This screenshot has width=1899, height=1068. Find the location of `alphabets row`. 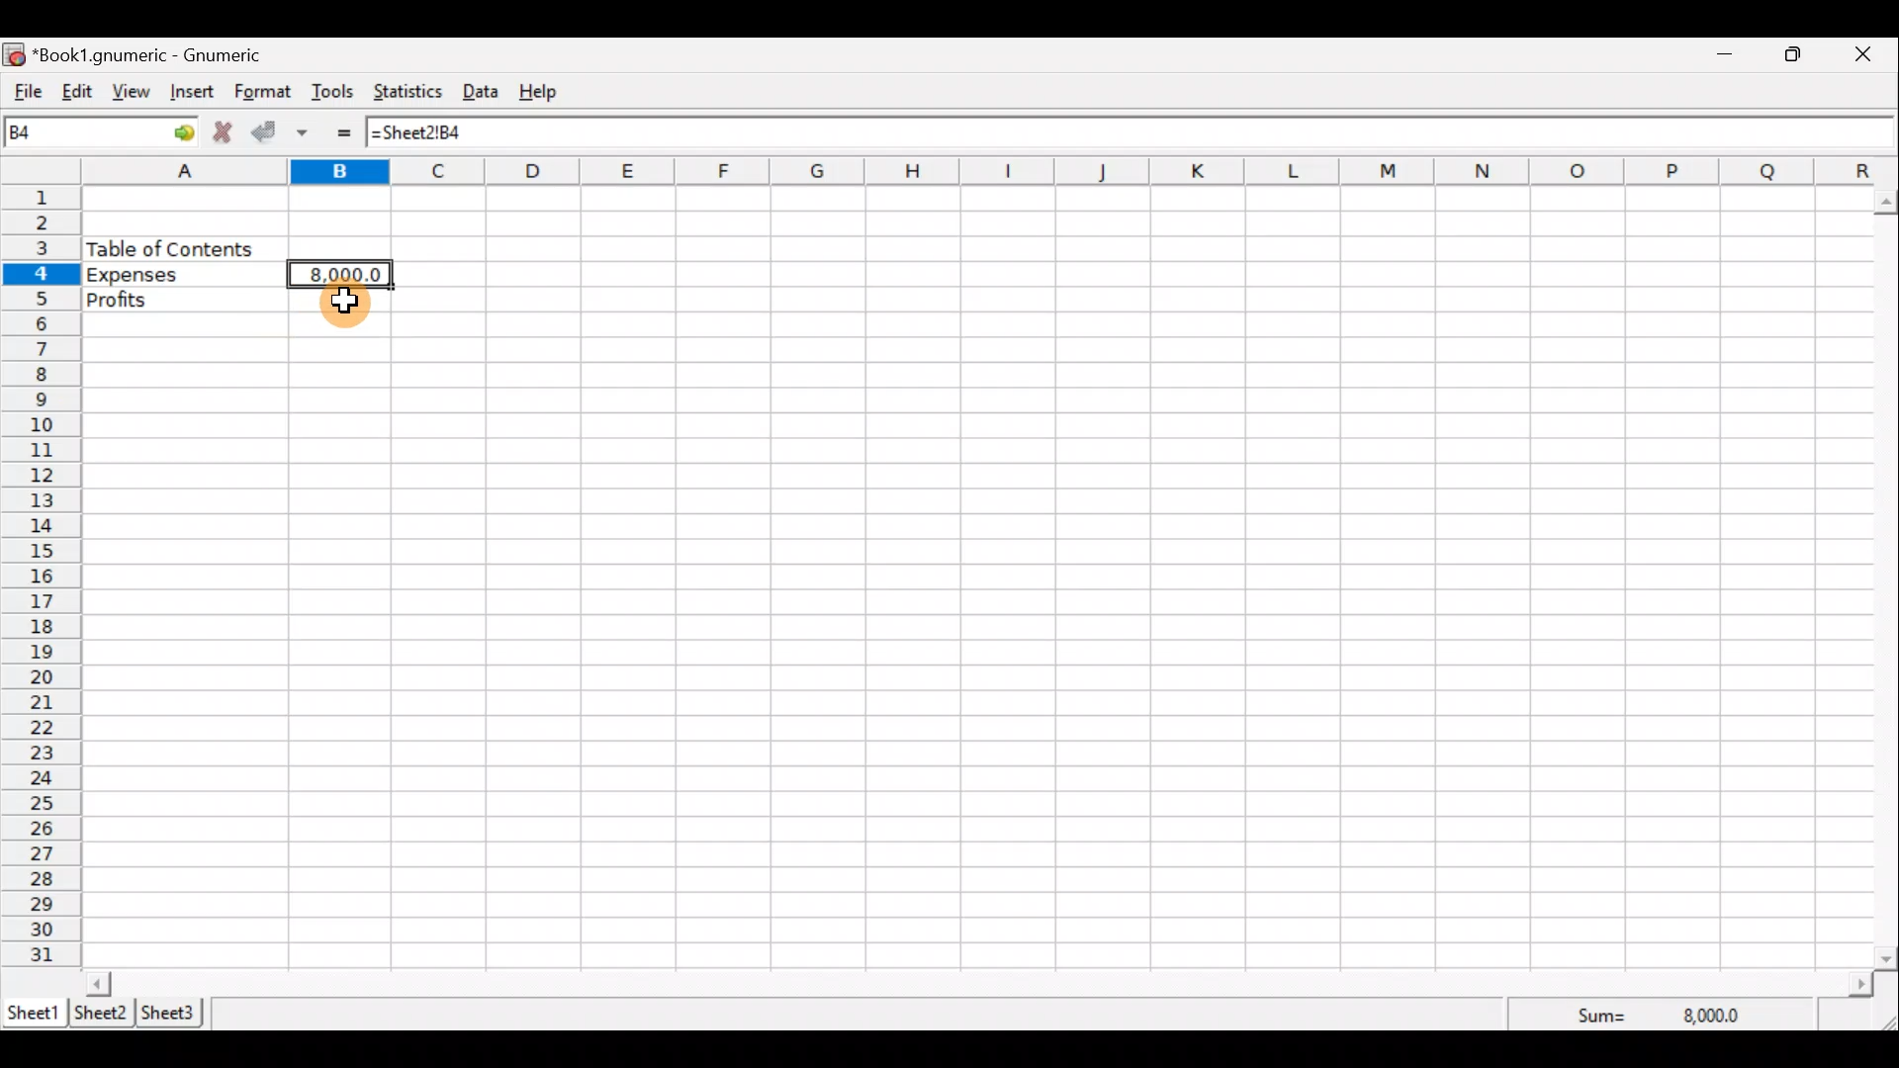

alphabets row is located at coordinates (961, 172).